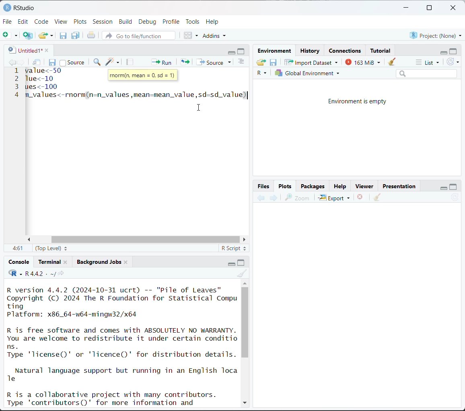 The height and width of the screenshot is (411, 465). I want to click on minimize, so click(230, 263).